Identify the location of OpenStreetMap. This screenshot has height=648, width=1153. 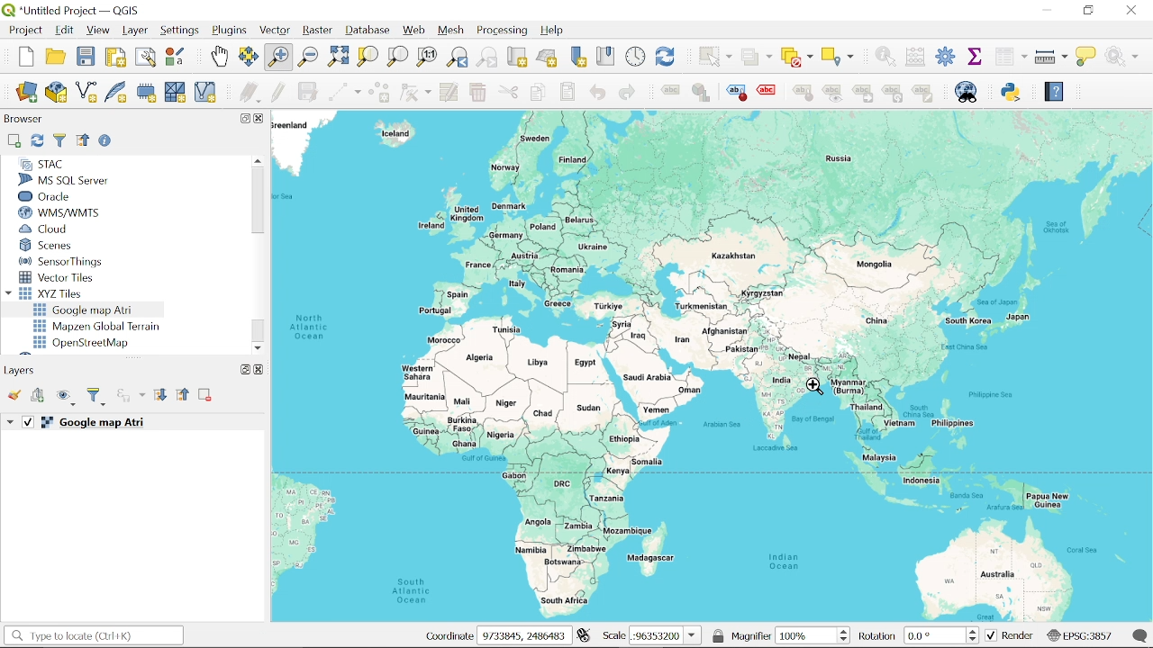
(84, 343).